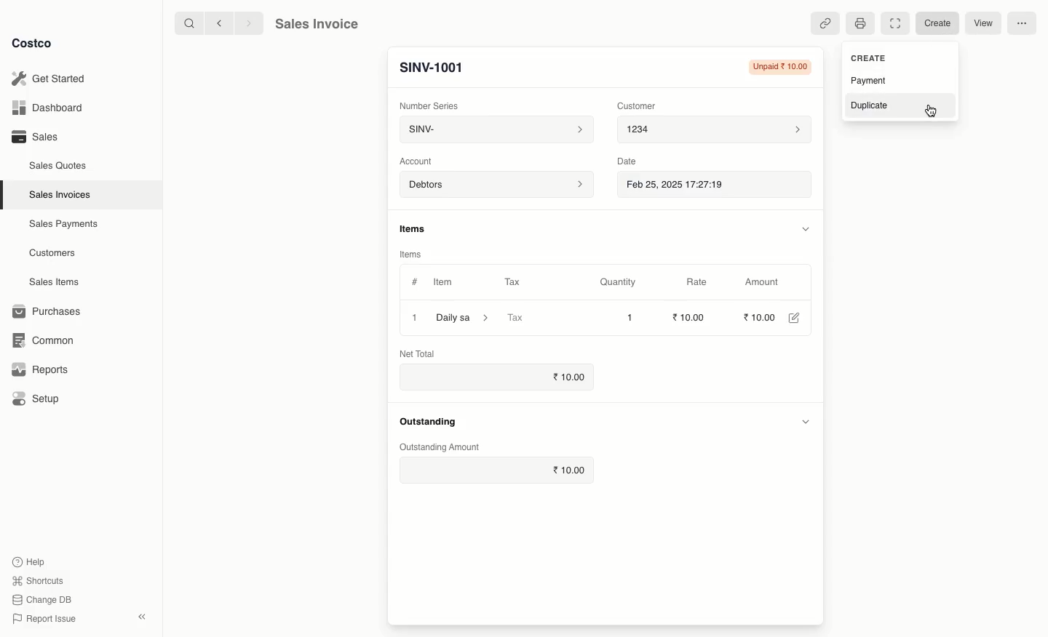 This screenshot has width=1048, height=637. I want to click on Hide, so click(806, 422).